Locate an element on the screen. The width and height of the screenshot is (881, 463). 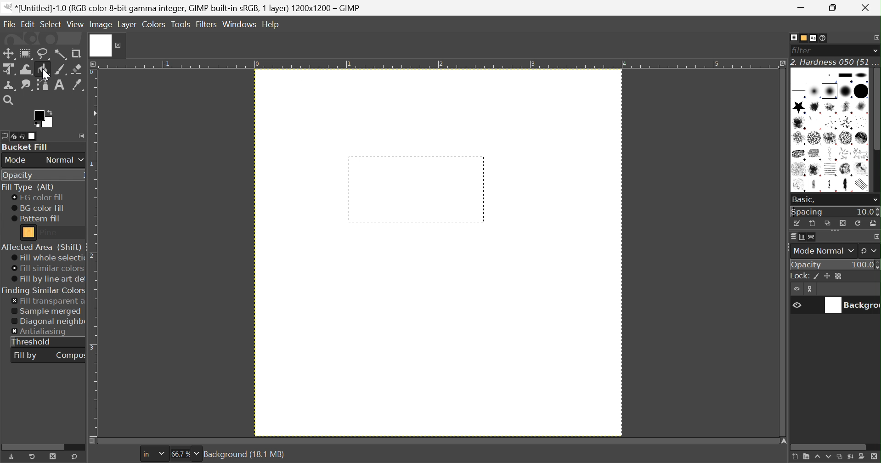
Create a duplicate of the layer and add it to the image is located at coordinates (840, 457).